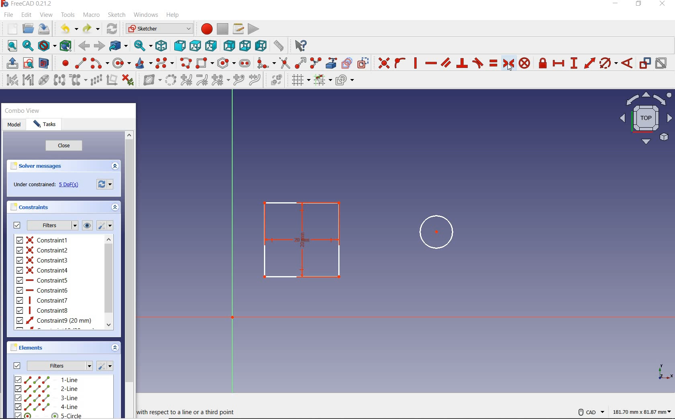 The height and width of the screenshot is (419, 675). I want to click on measure distance, so click(279, 45).